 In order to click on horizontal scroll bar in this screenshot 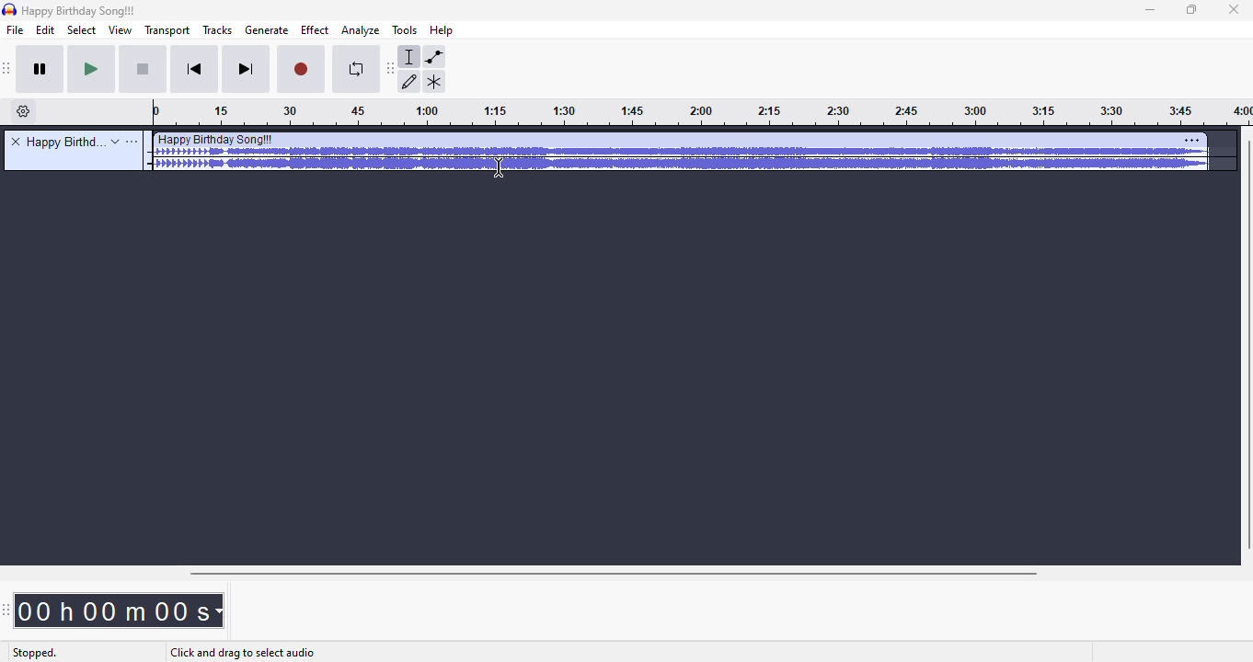, I will do `click(615, 574)`.